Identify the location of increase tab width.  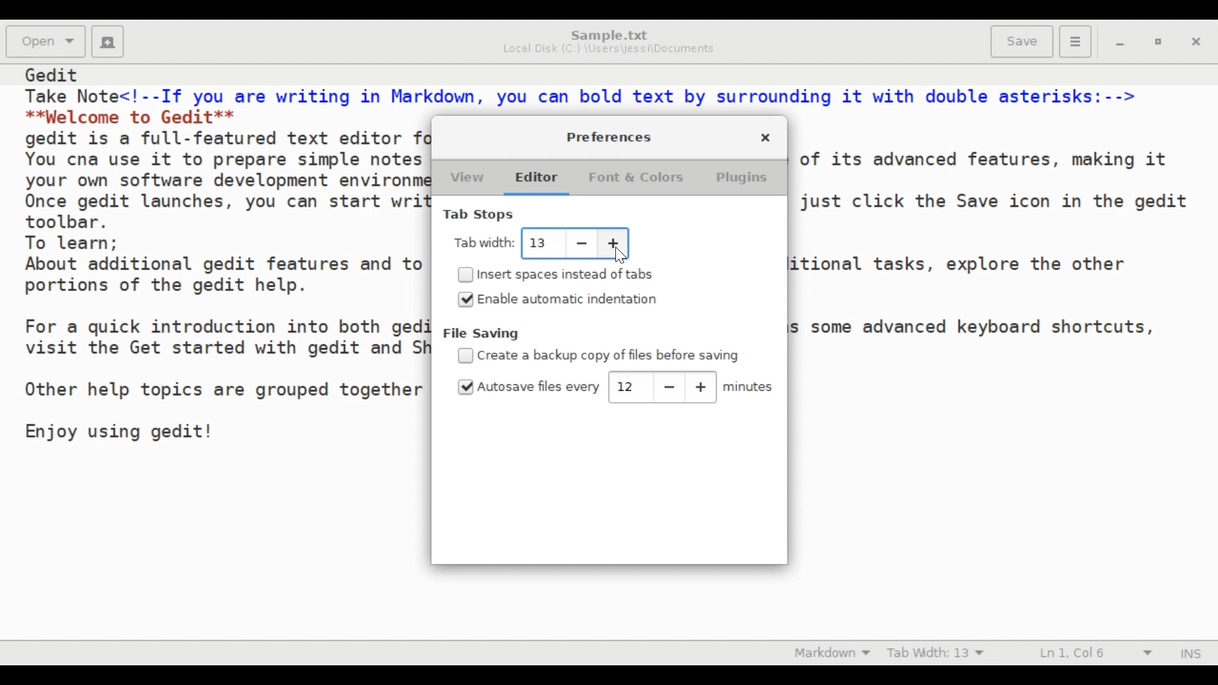
(612, 243).